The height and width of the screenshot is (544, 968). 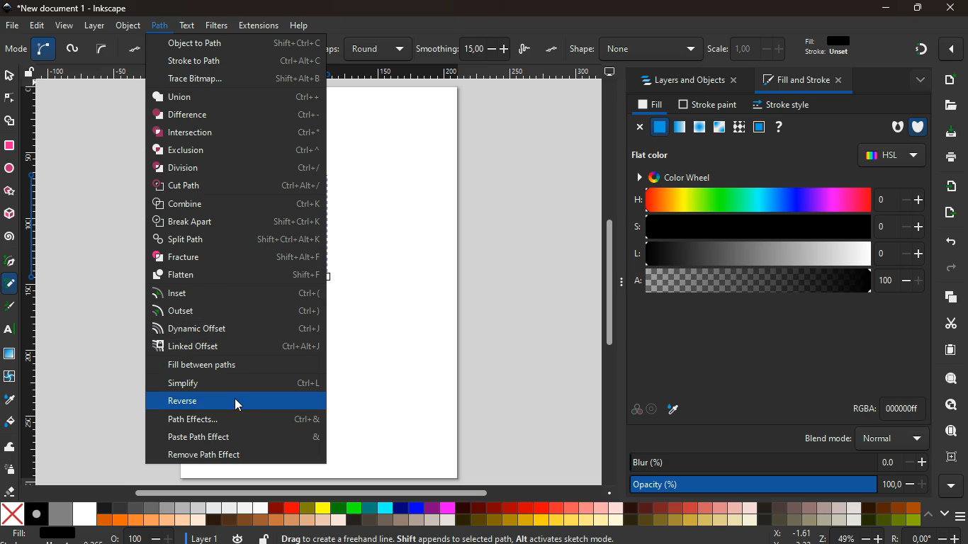 I want to click on union, so click(x=236, y=96).